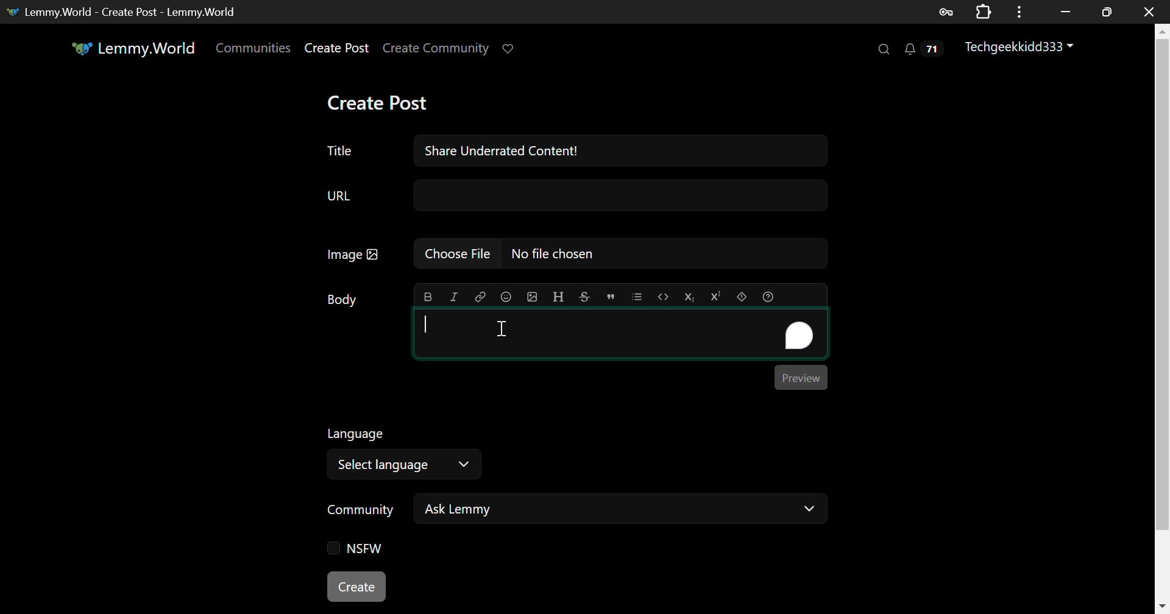 The width and height of the screenshot is (1170, 614). What do you see at coordinates (1107, 12) in the screenshot?
I see `Minimize` at bounding box center [1107, 12].